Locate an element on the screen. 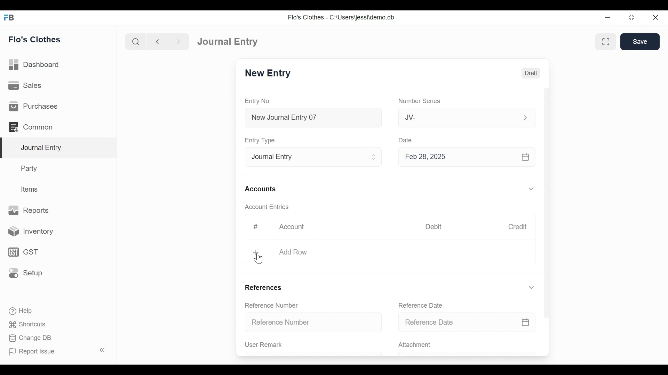  Report Issue is located at coordinates (32, 351).